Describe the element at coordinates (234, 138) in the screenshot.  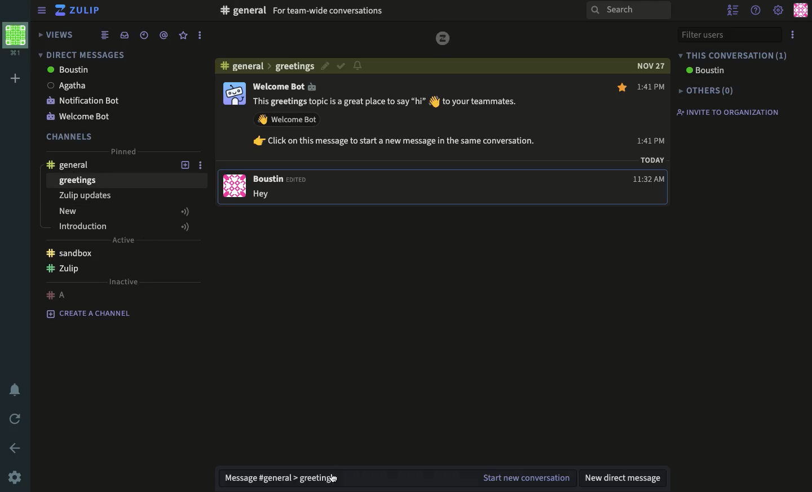
I see `user profile` at that location.